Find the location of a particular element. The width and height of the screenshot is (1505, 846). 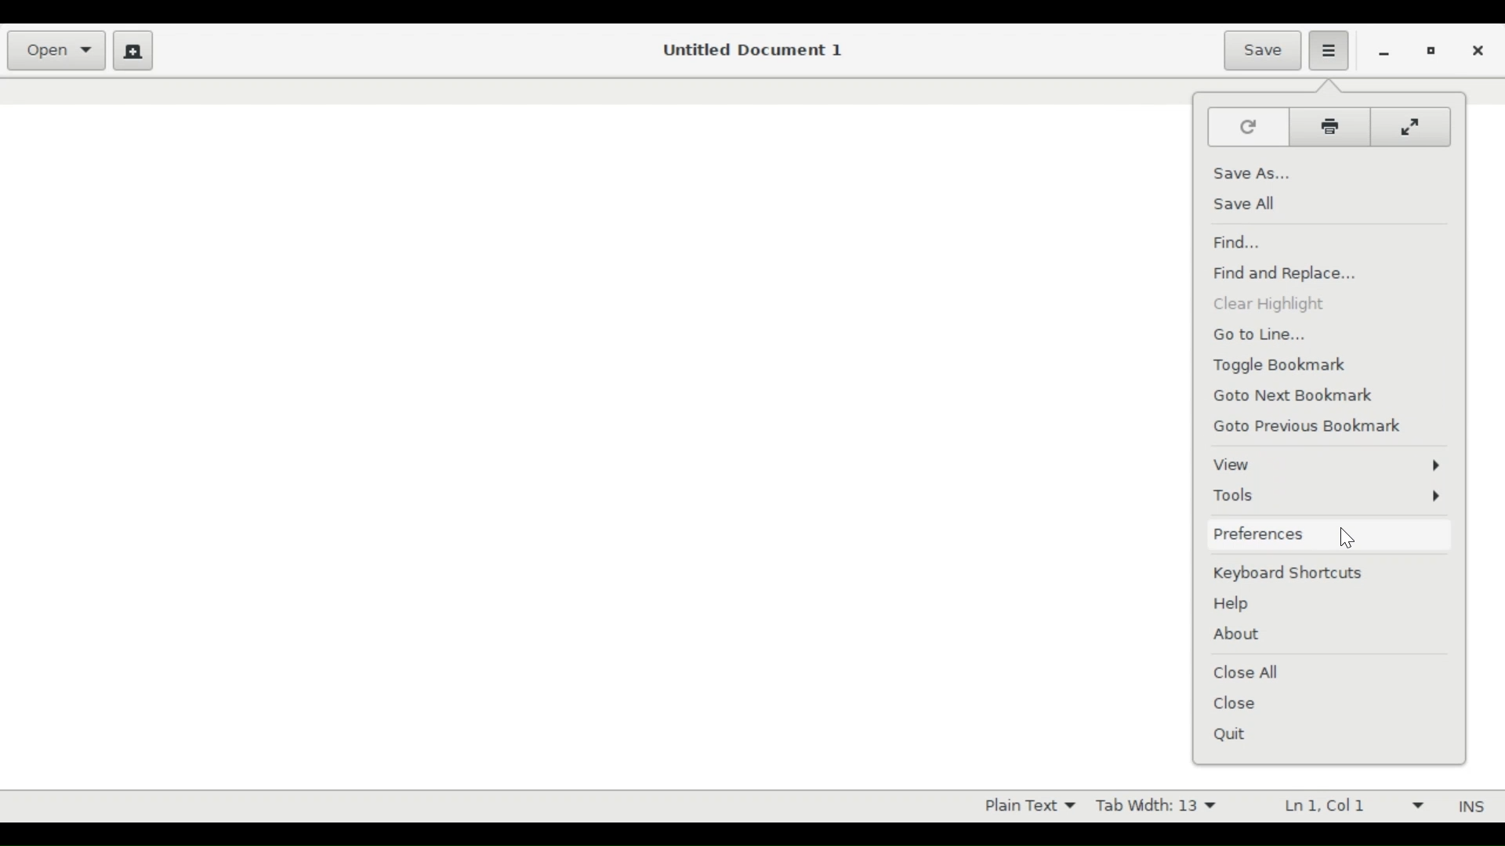

About is located at coordinates (1238, 634).